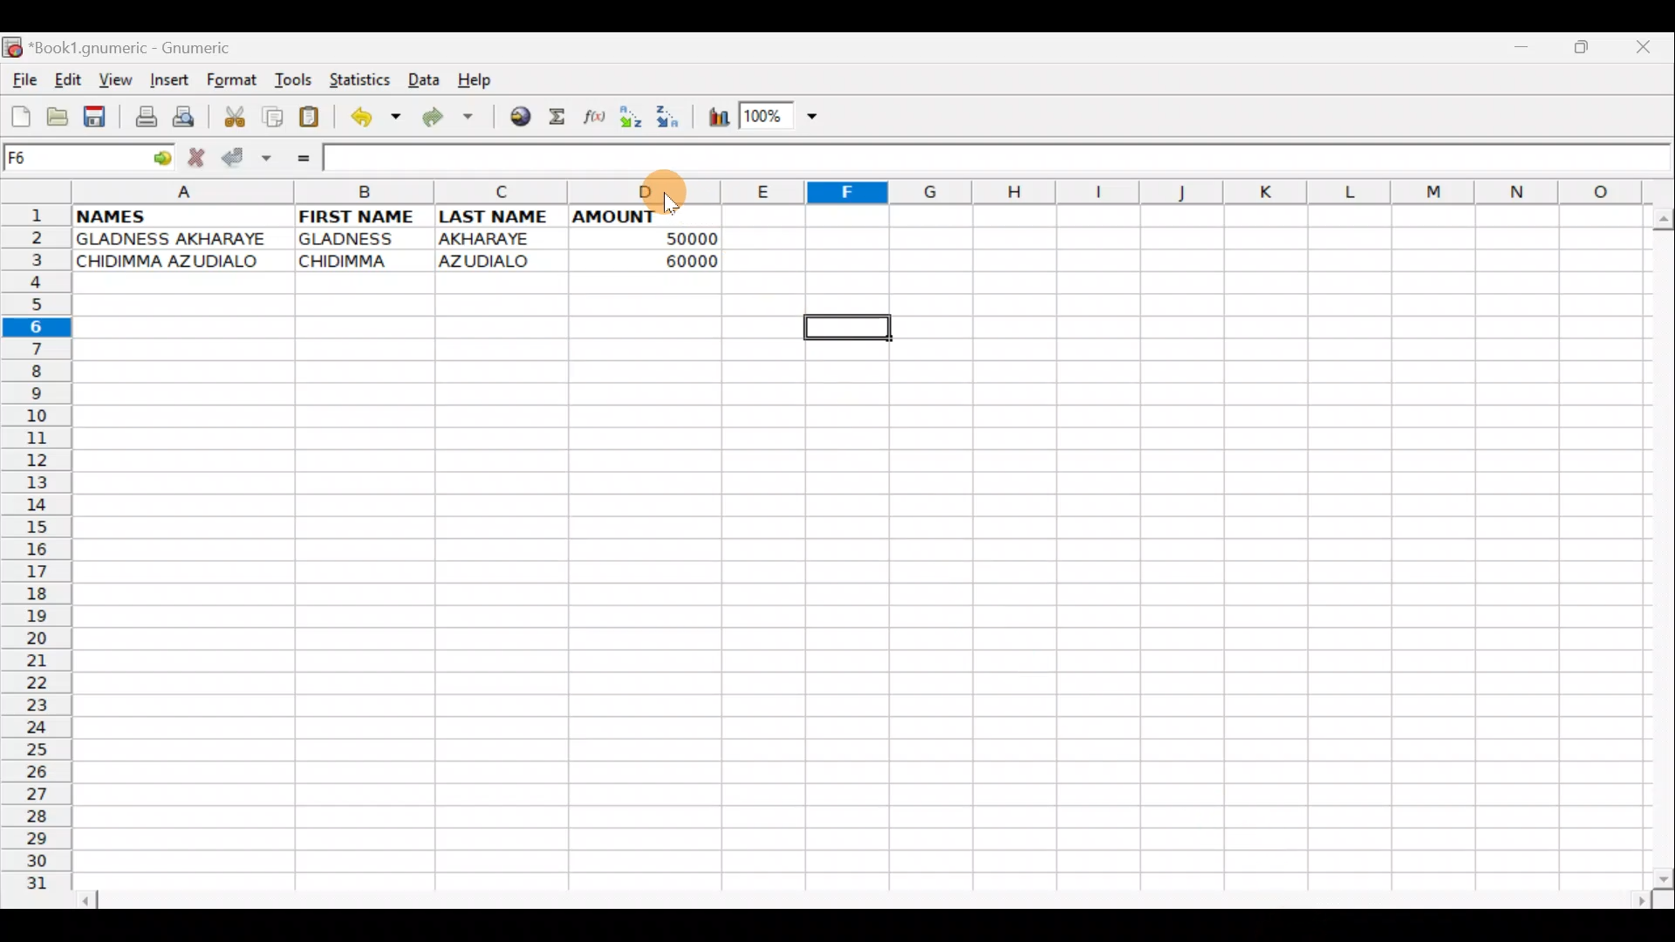 The width and height of the screenshot is (1675, 942). What do you see at coordinates (1582, 51) in the screenshot?
I see `Maximize` at bounding box center [1582, 51].